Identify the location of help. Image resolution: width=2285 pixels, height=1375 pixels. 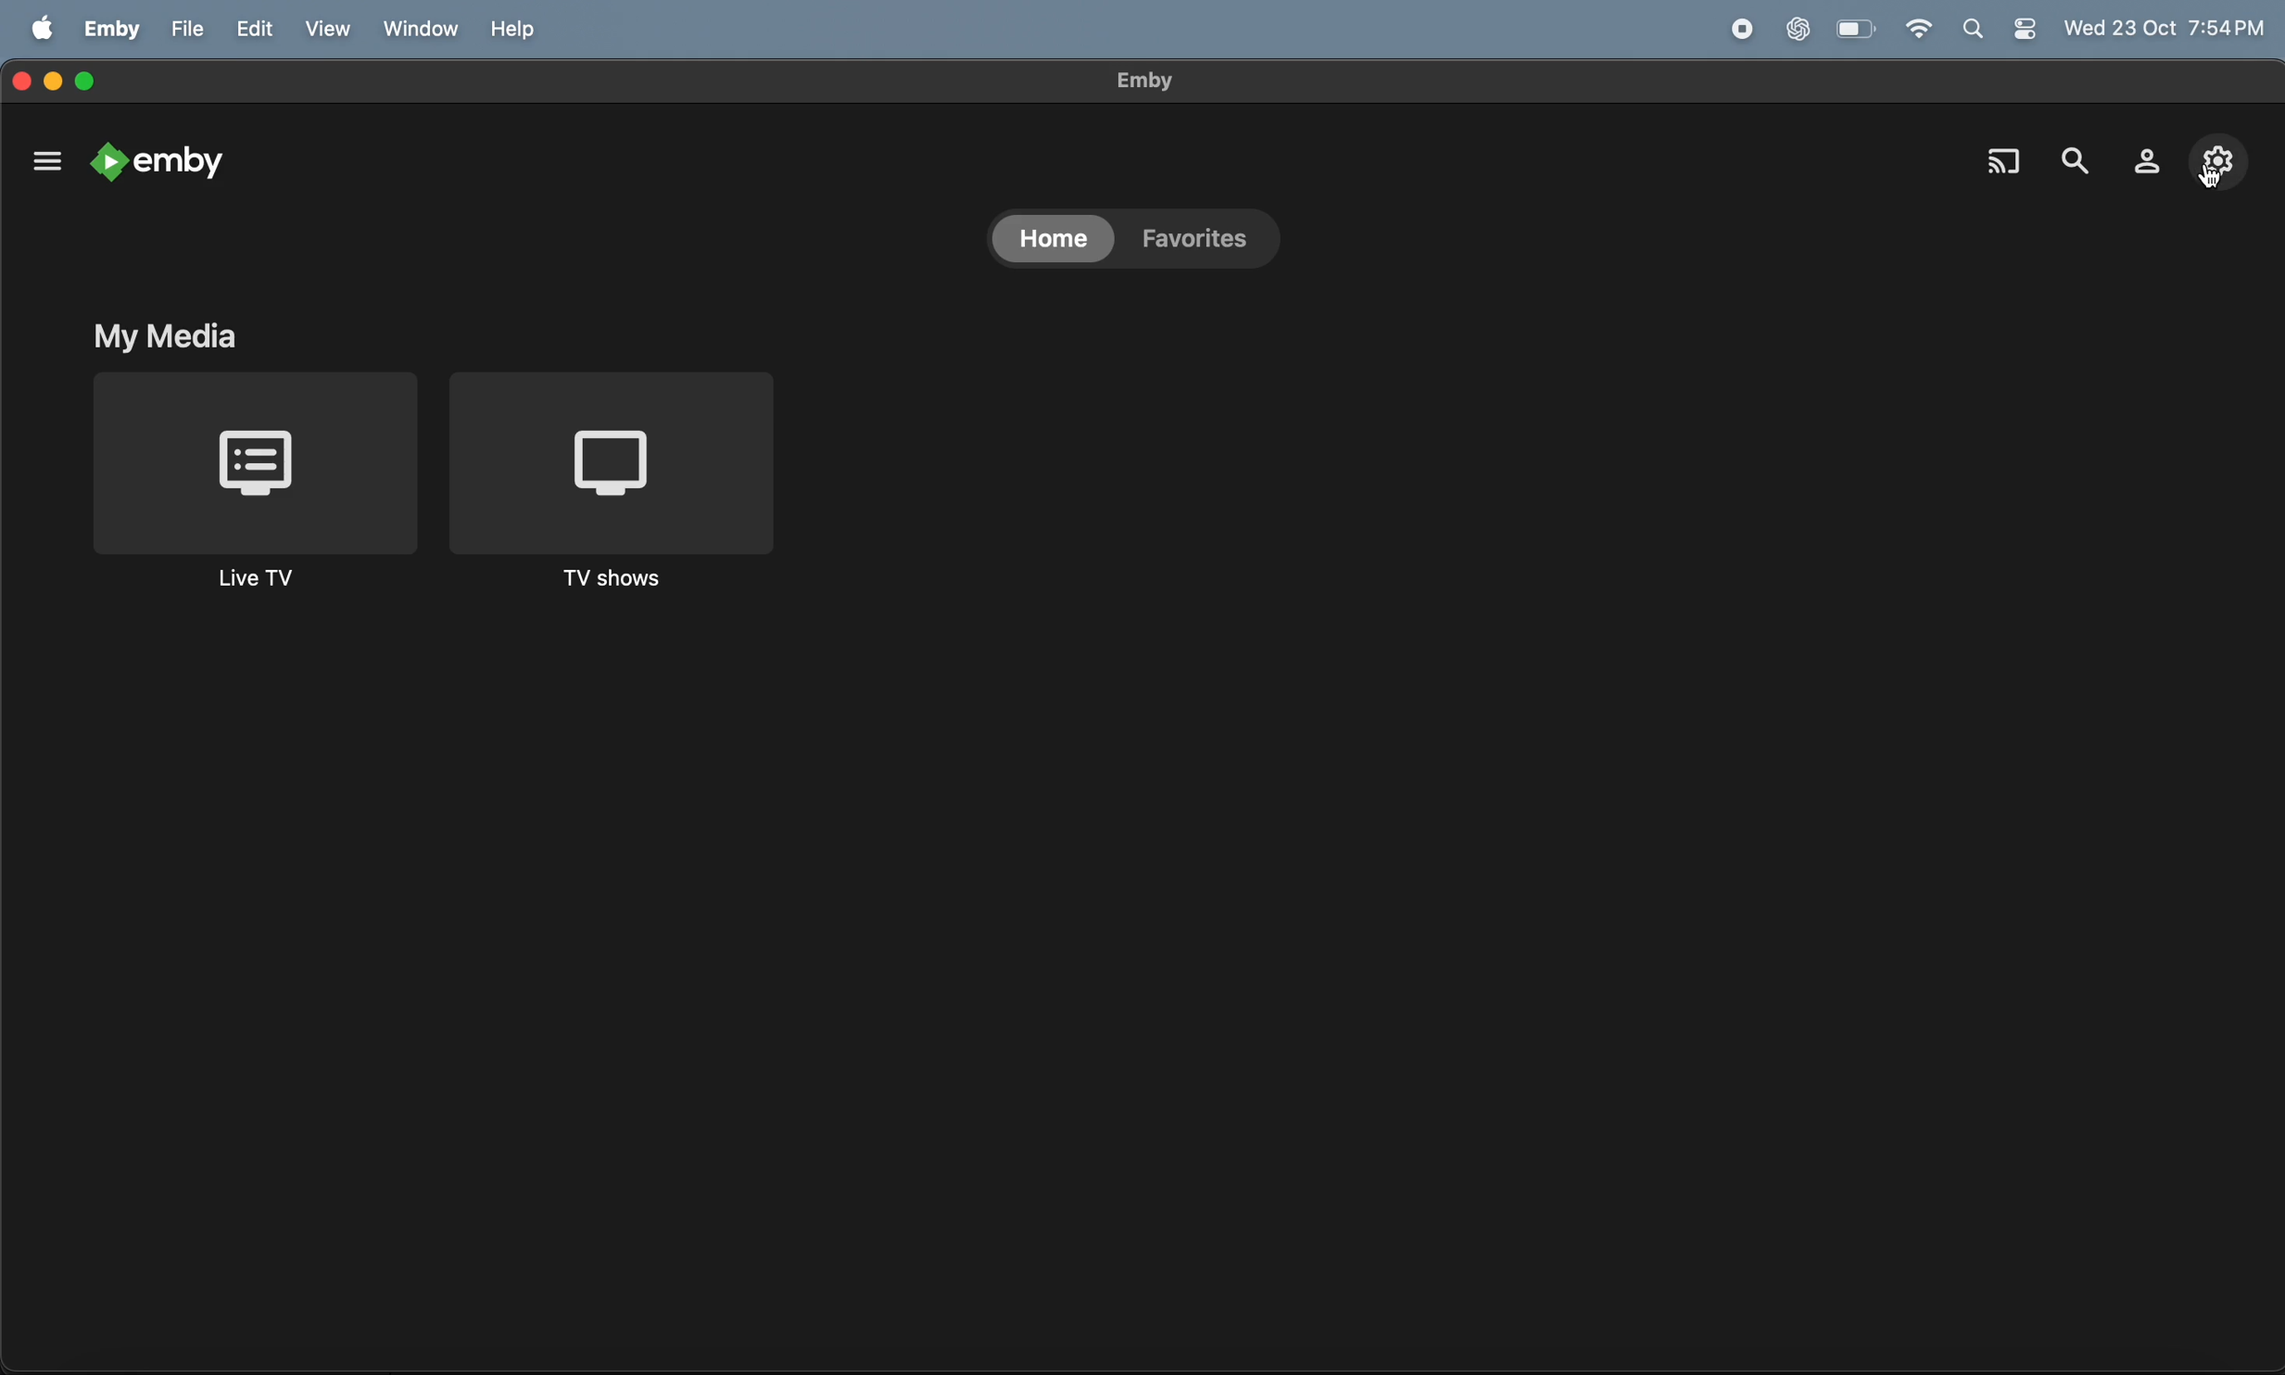
(519, 29).